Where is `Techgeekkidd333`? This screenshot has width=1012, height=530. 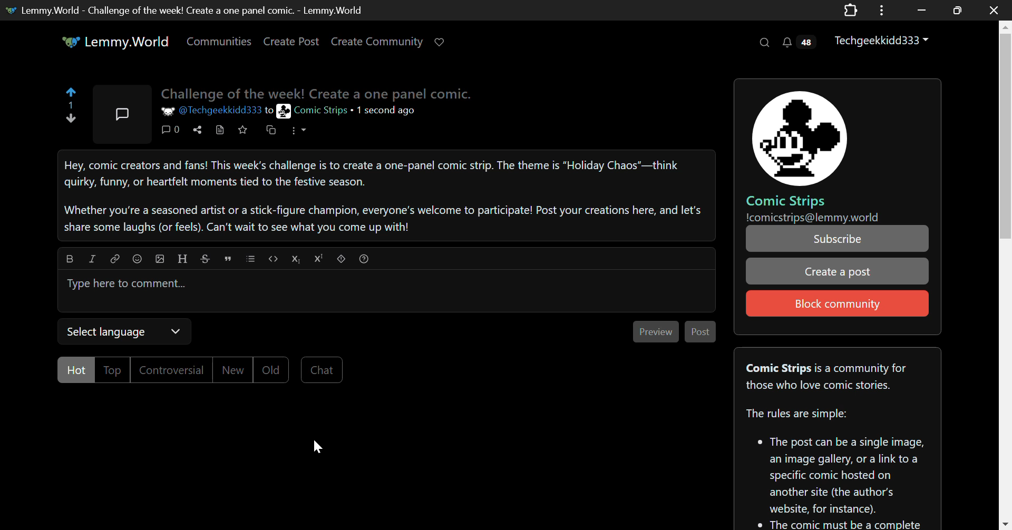 Techgeekkidd333 is located at coordinates (883, 41).